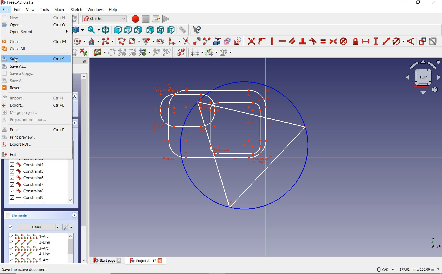  Describe the element at coordinates (16, 60) in the screenshot. I see `cursor position at save` at that location.